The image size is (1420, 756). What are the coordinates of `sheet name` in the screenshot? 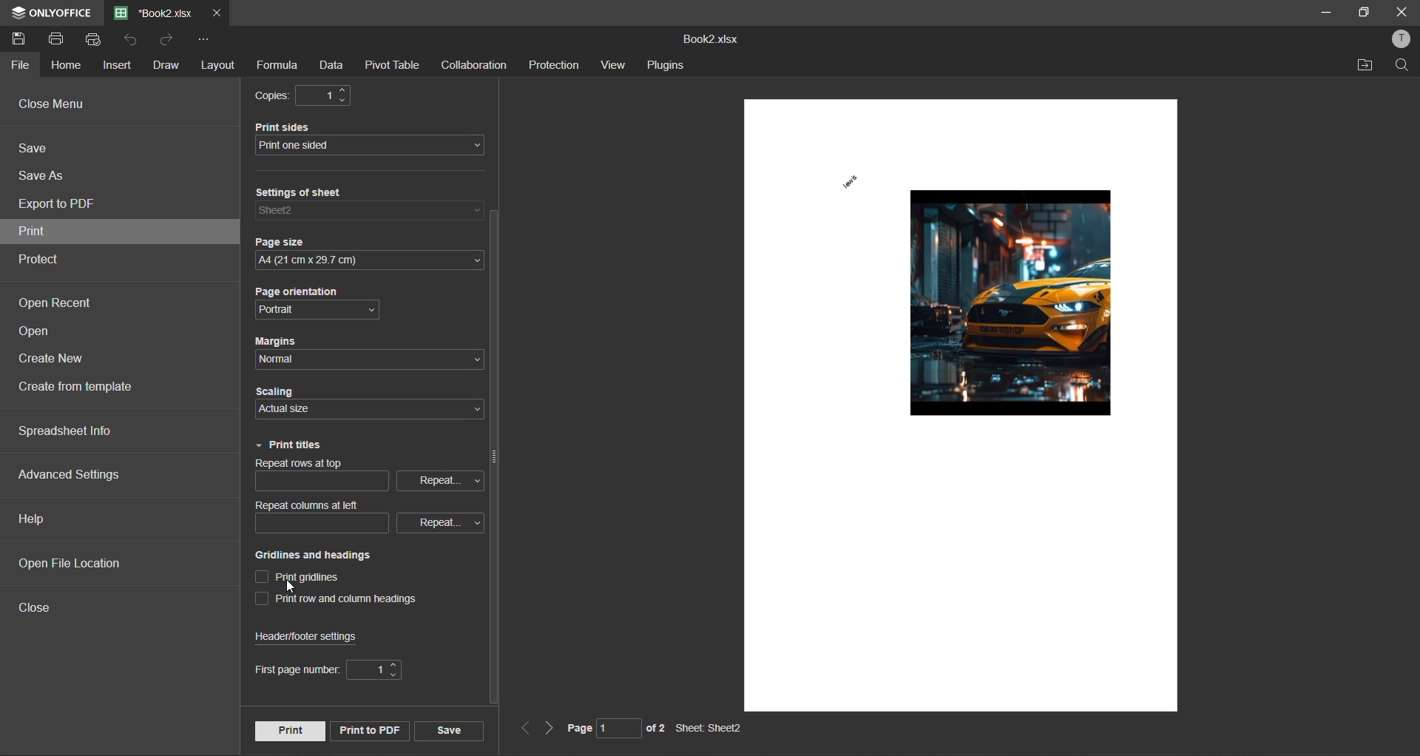 It's located at (707, 727).